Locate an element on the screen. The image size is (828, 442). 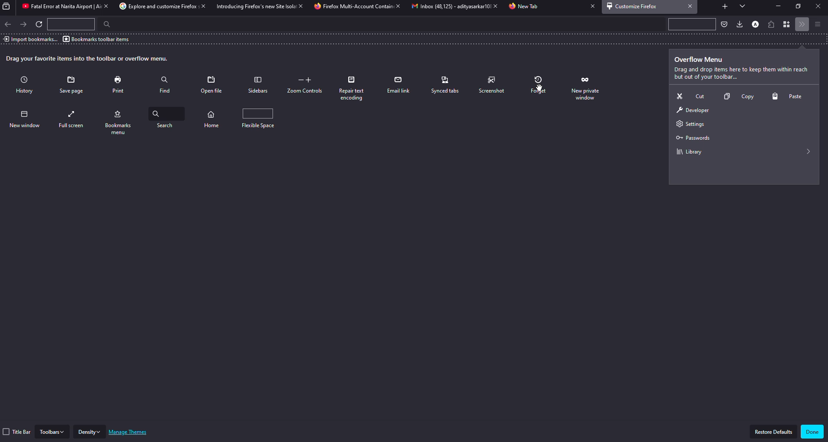
done is located at coordinates (812, 432).